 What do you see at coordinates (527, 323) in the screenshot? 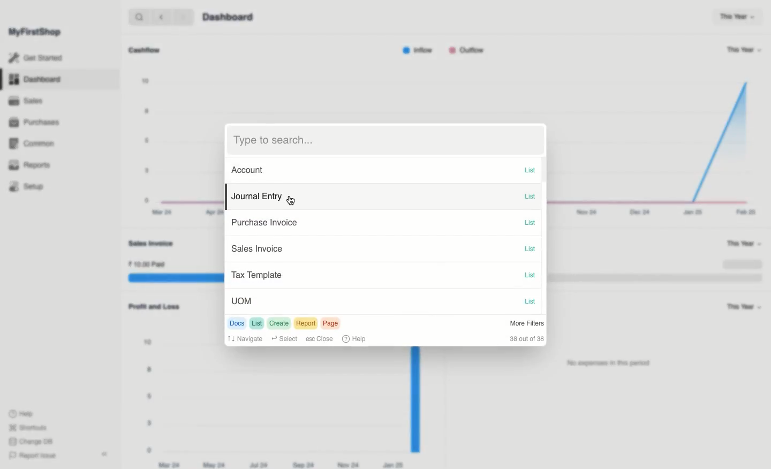
I see `More Filters` at bounding box center [527, 323].